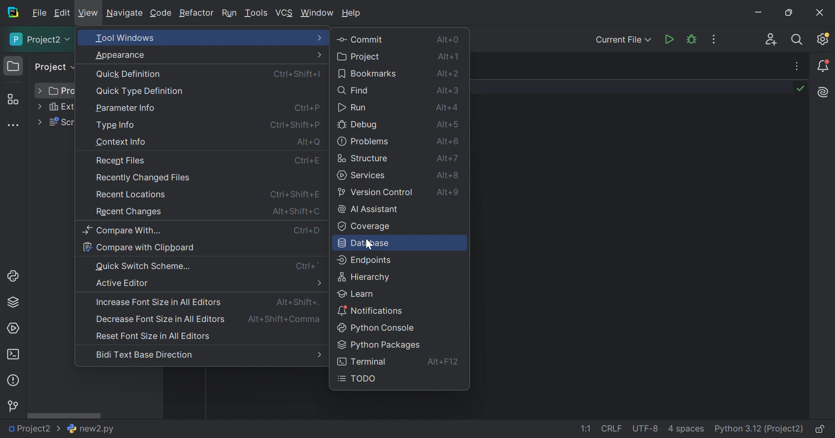 Image resolution: width=835 pixels, height=438 pixels. Describe the element at coordinates (14, 380) in the screenshot. I see `Problems` at that location.